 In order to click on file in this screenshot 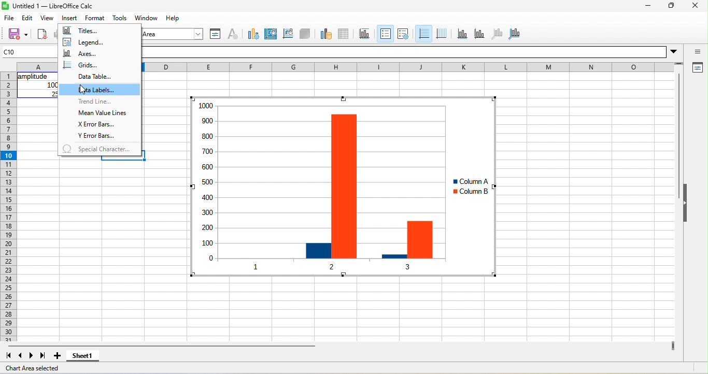, I will do `click(10, 19)`.